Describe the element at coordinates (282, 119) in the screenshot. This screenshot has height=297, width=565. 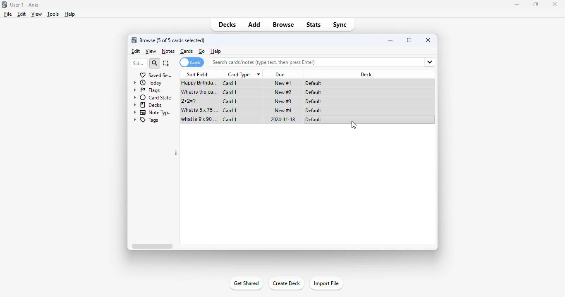
I see `2024-11-18` at that location.